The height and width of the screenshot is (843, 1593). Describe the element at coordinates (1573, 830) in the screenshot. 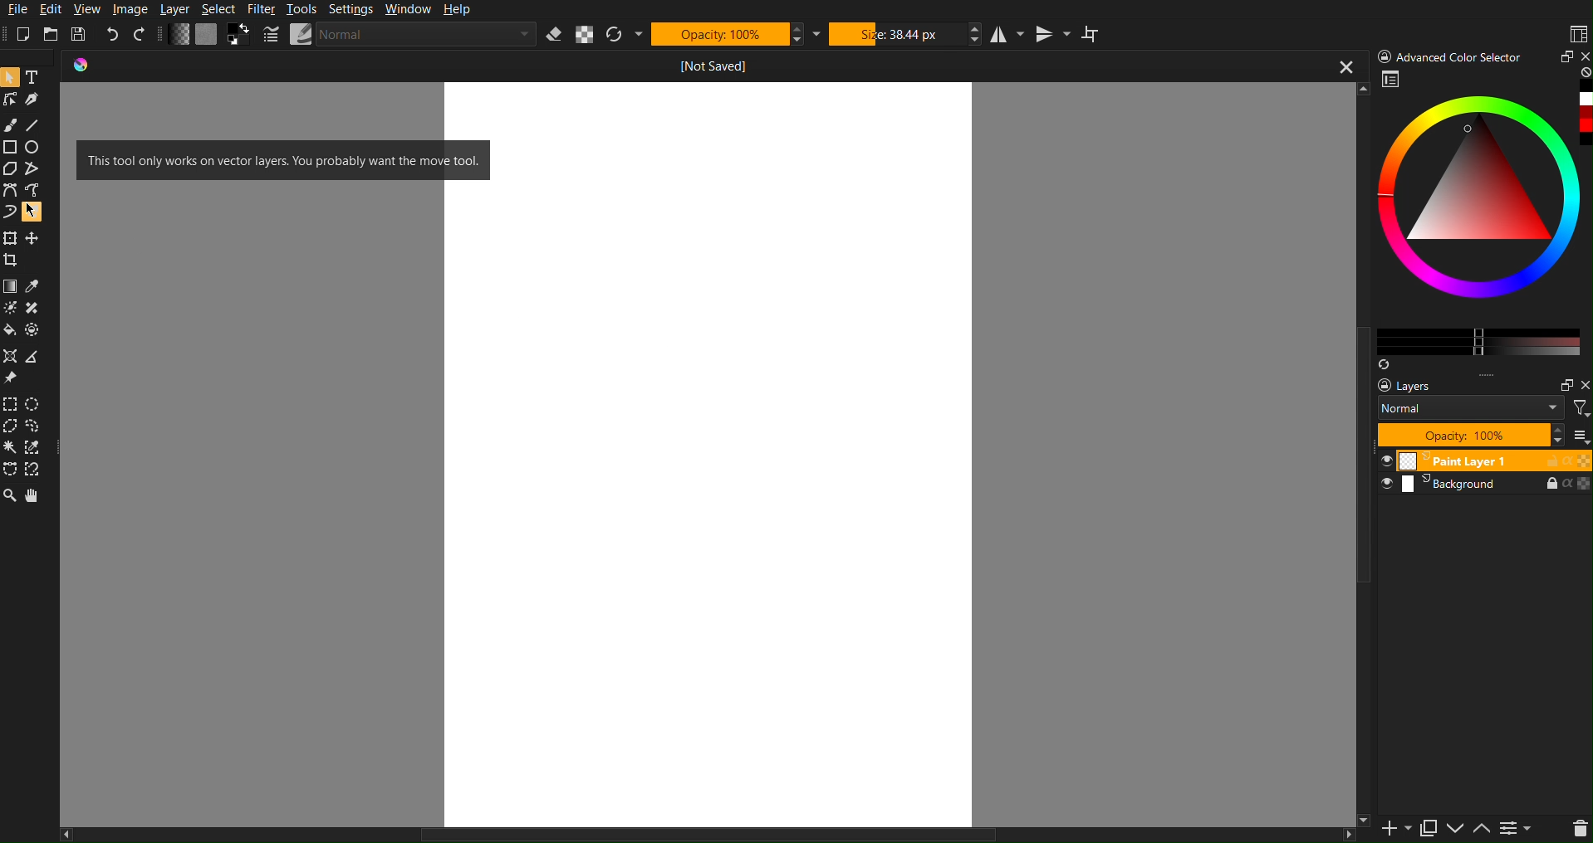

I see `del` at that location.